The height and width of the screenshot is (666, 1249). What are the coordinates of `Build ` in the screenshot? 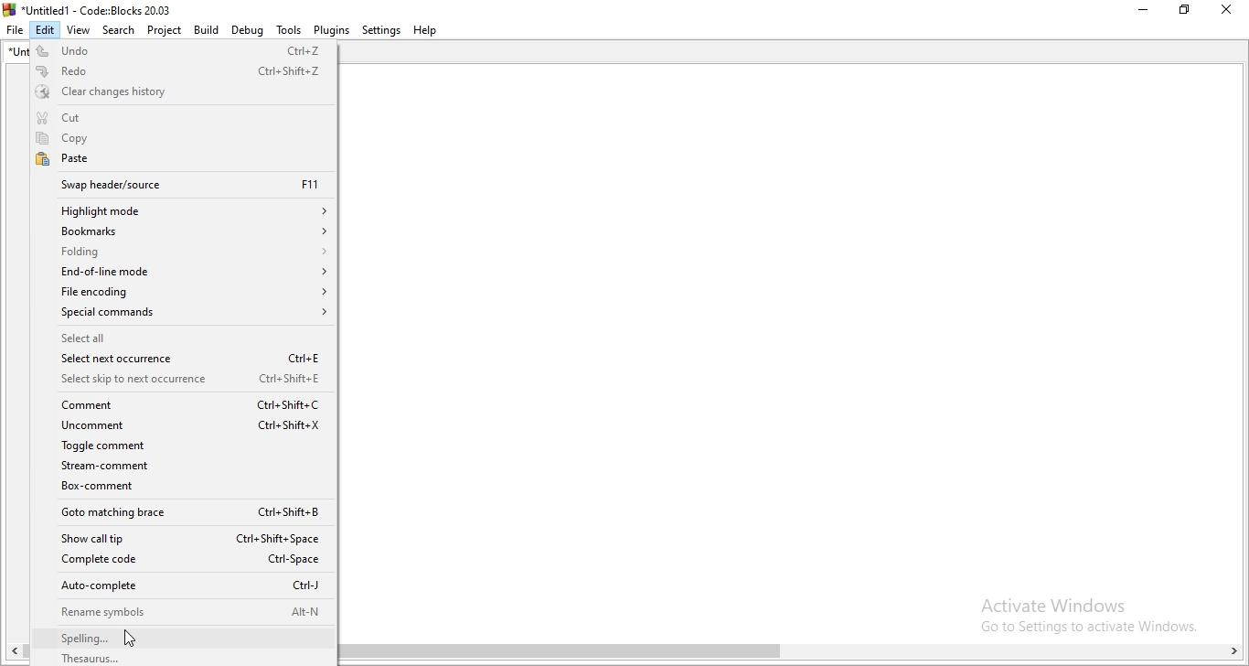 It's located at (204, 29).